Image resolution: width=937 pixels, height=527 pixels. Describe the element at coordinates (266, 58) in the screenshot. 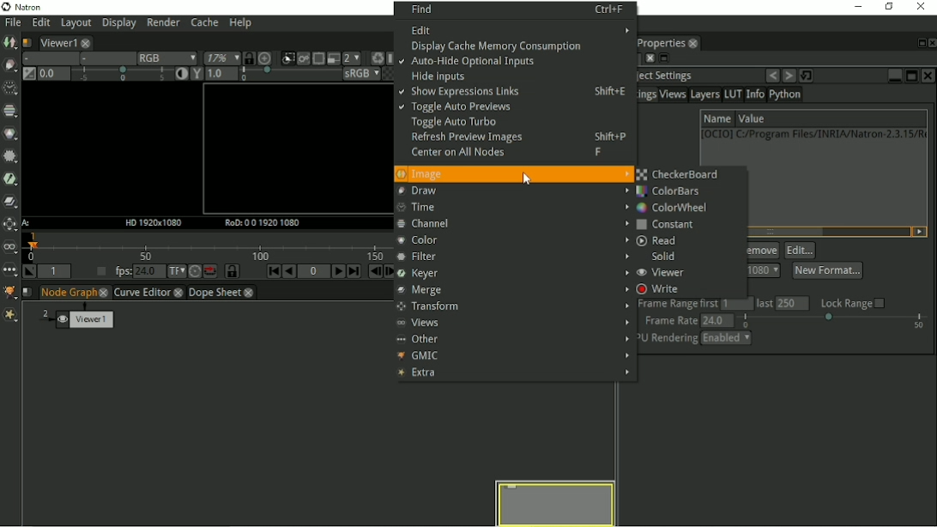

I see `Scale image` at that location.